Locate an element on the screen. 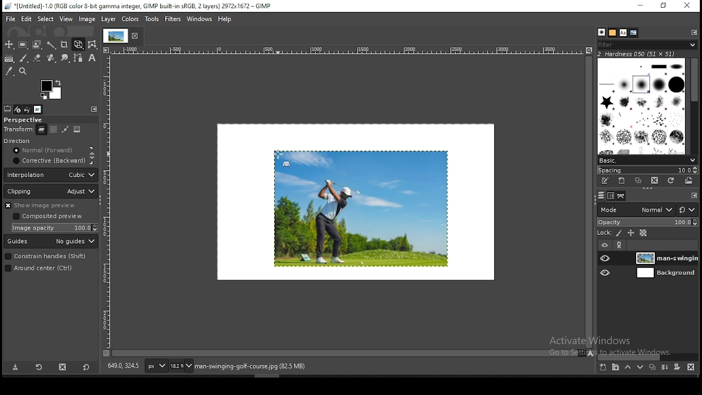 The image size is (702, 395). fuzzy select tool is located at coordinates (52, 46).